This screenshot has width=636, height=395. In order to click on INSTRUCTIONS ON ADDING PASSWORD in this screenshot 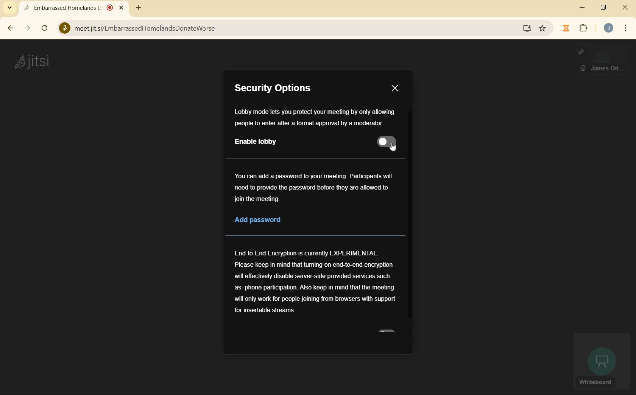, I will do `click(313, 187)`.